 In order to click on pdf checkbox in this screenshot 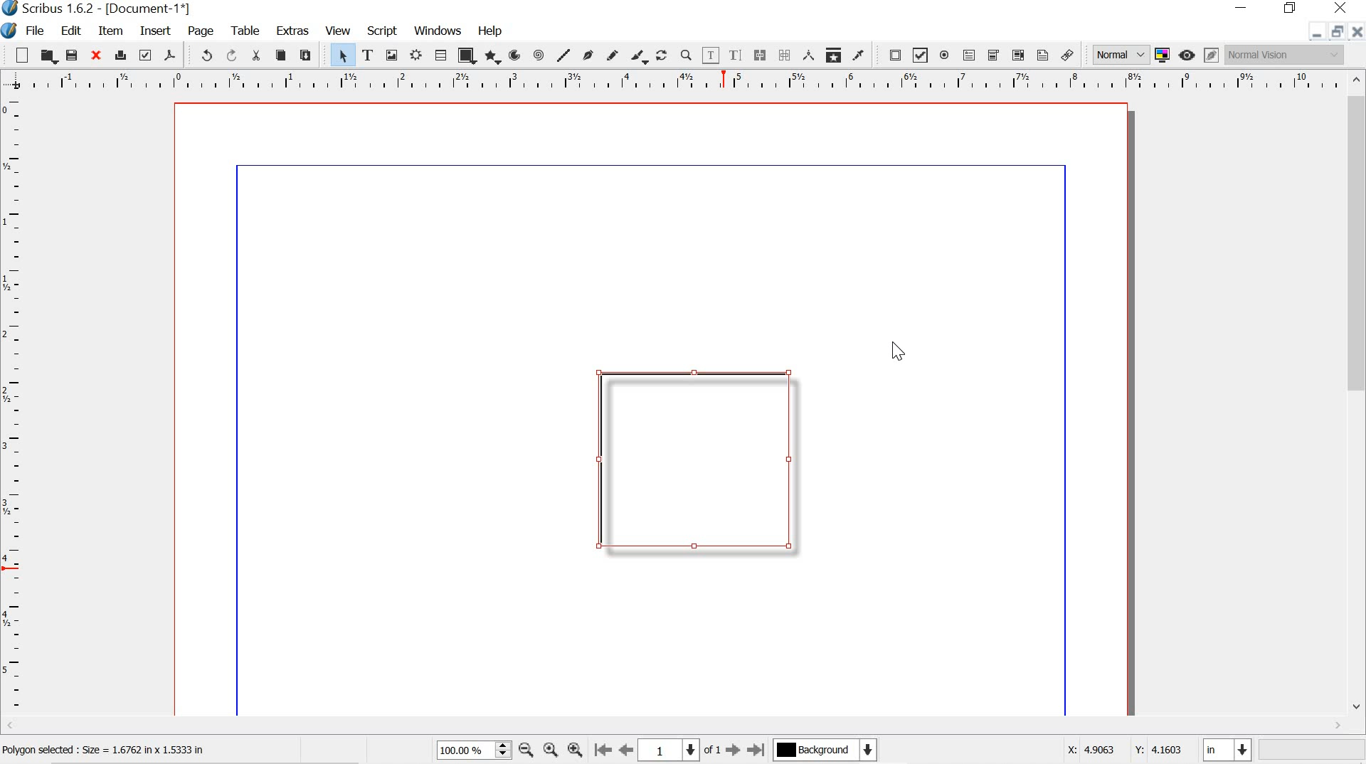, I will do `click(921, 55)`.